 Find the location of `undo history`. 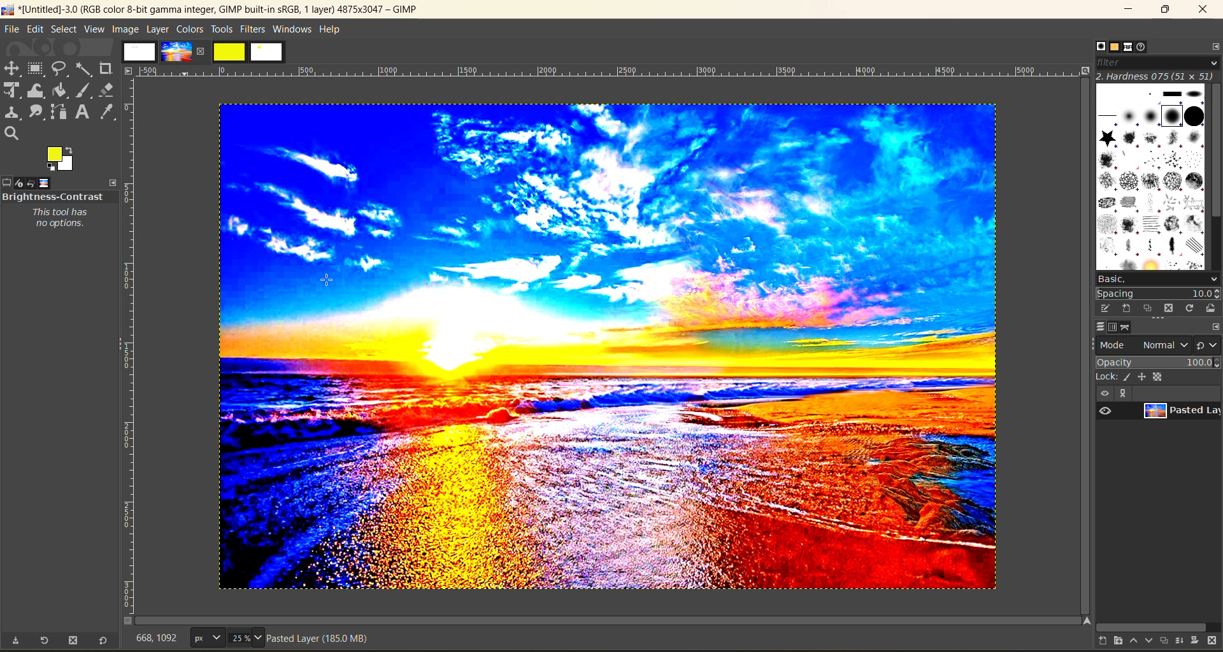

undo history is located at coordinates (31, 183).